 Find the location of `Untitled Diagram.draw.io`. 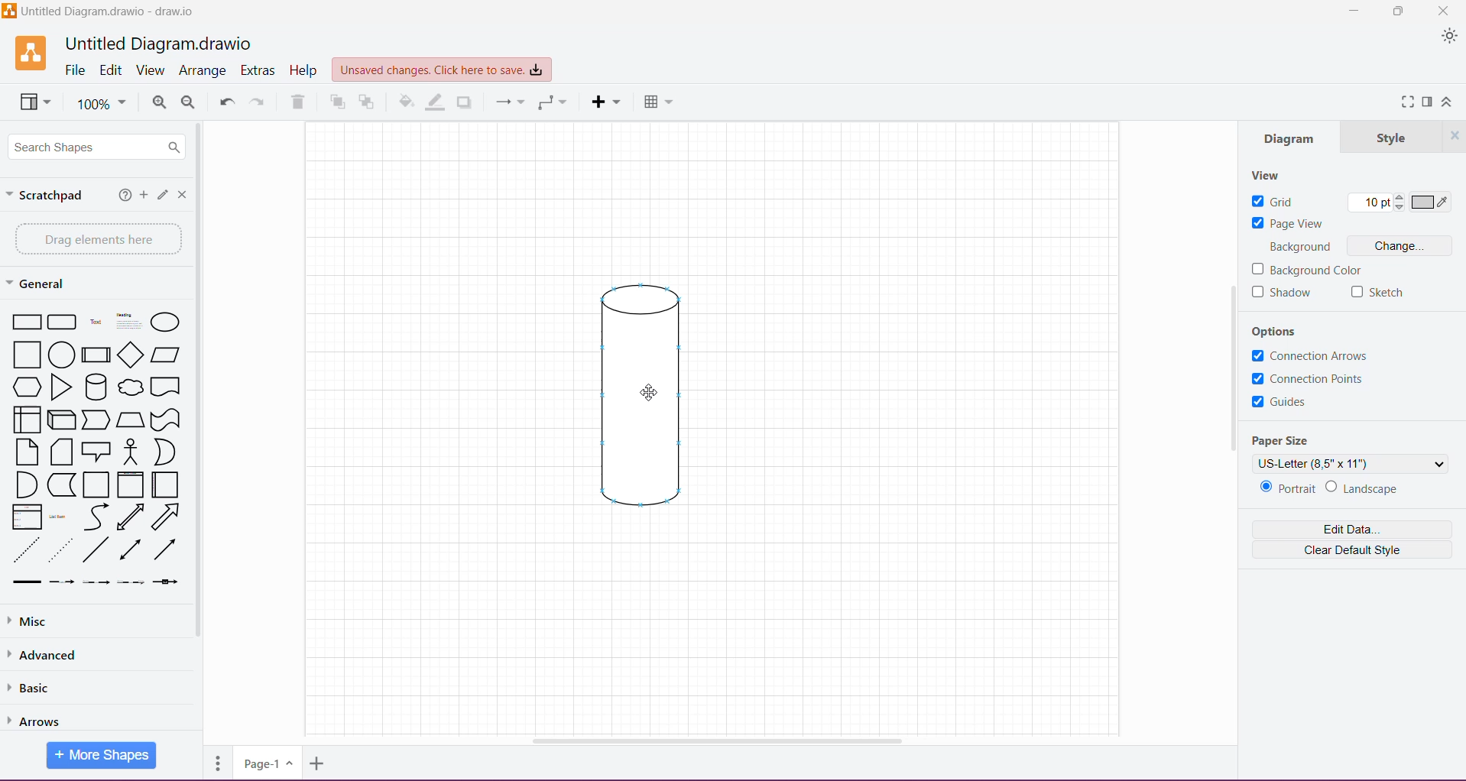

Untitled Diagram.draw.io is located at coordinates (157, 42).